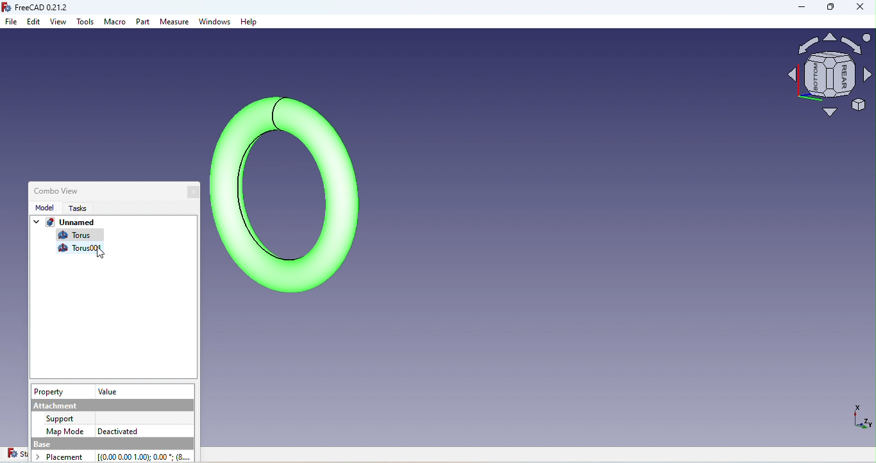 This screenshot has width=876, height=463. What do you see at coordinates (144, 23) in the screenshot?
I see `Part` at bounding box center [144, 23].